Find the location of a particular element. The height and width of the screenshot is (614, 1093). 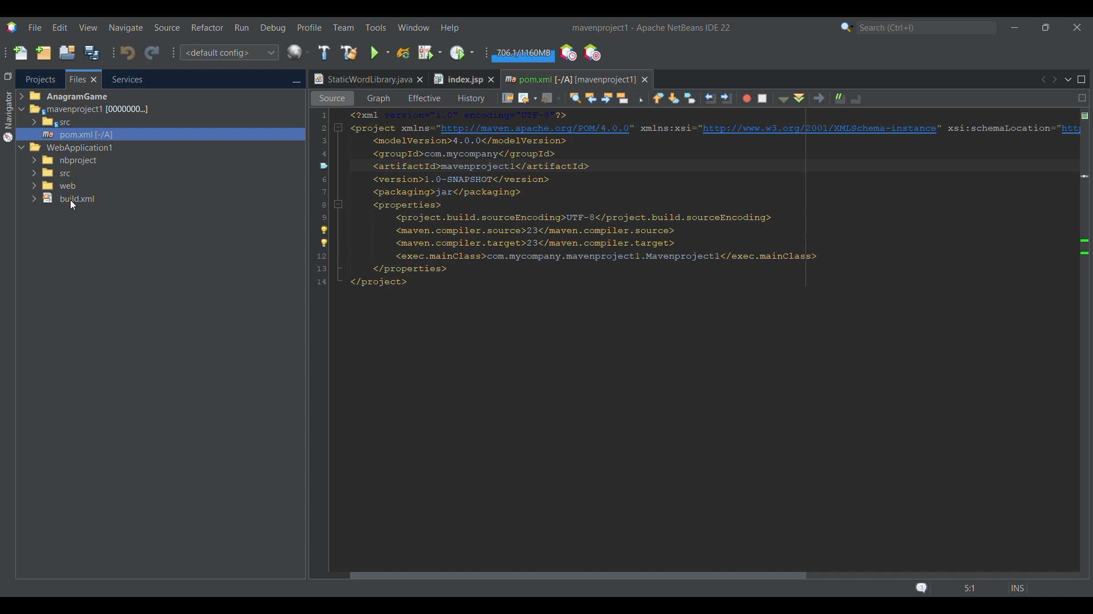

Comment is located at coordinates (837, 97).